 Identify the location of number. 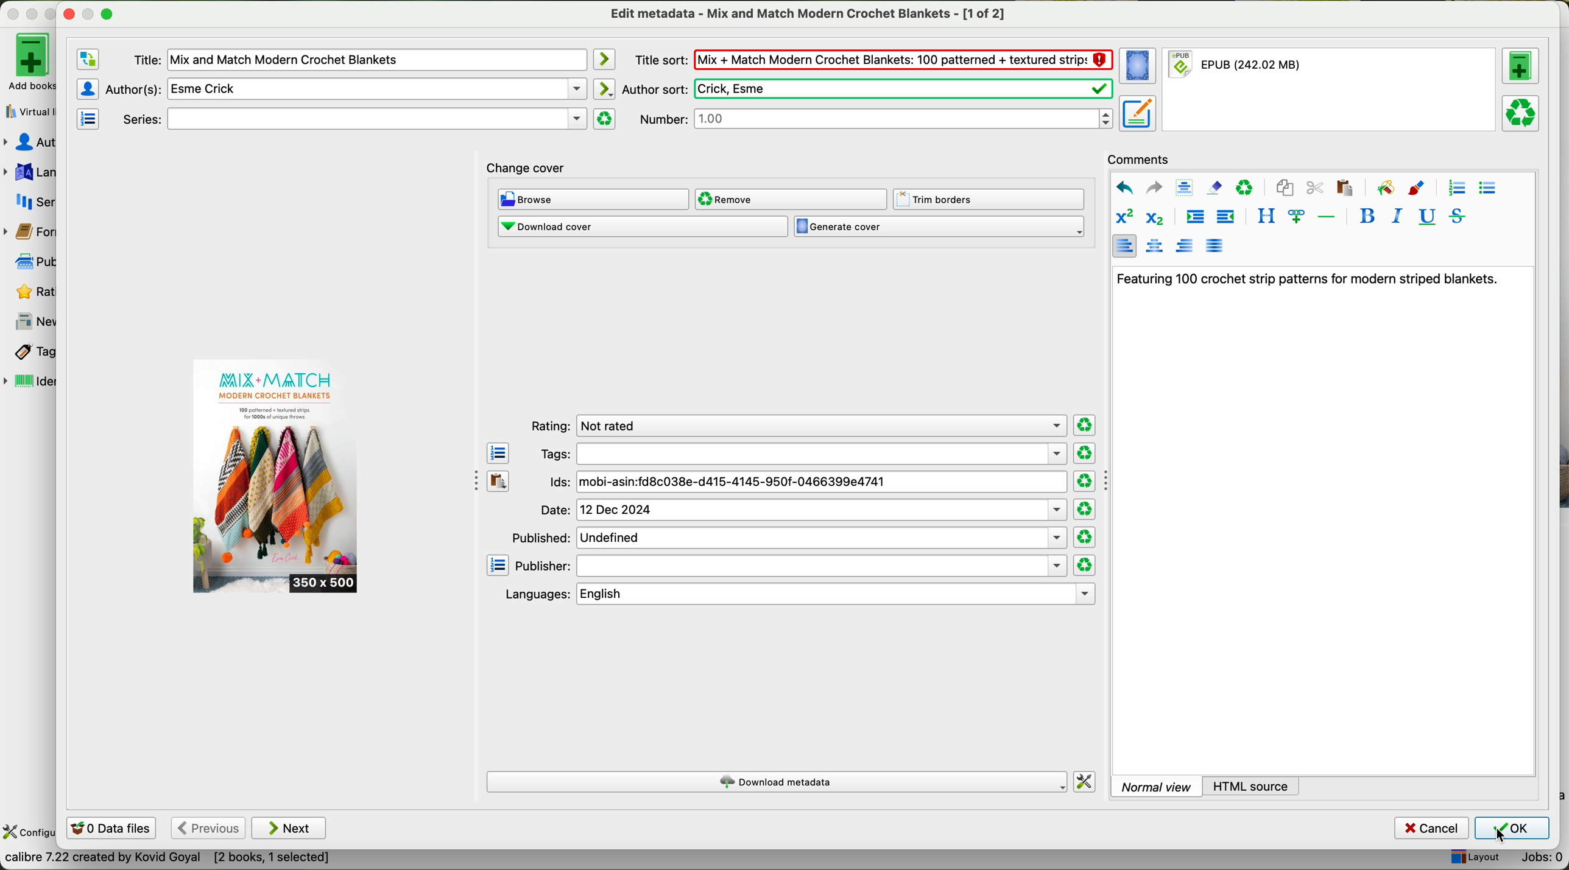
(876, 118).